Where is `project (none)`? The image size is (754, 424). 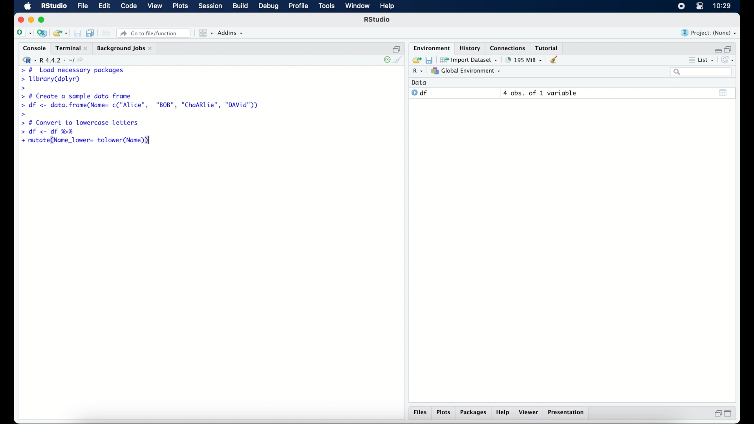
project (none) is located at coordinates (709, 33).